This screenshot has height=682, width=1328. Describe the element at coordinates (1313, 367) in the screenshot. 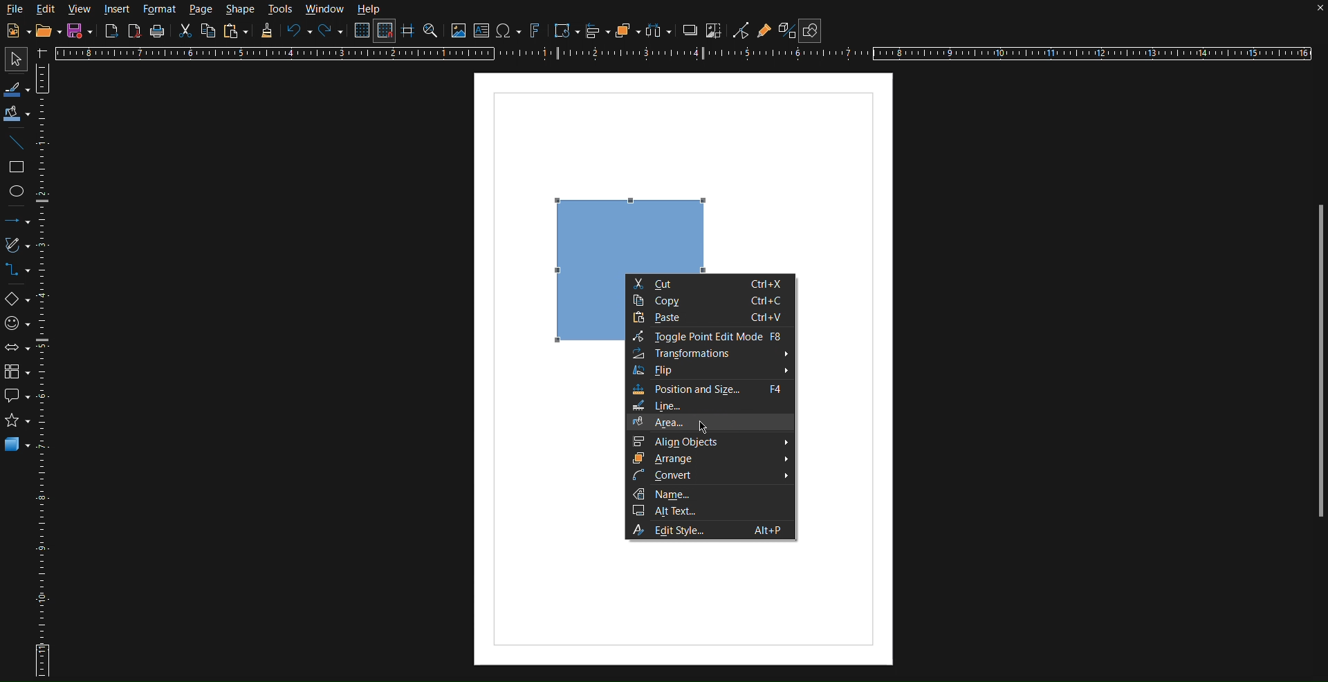

I see `scroll bar` at that location.